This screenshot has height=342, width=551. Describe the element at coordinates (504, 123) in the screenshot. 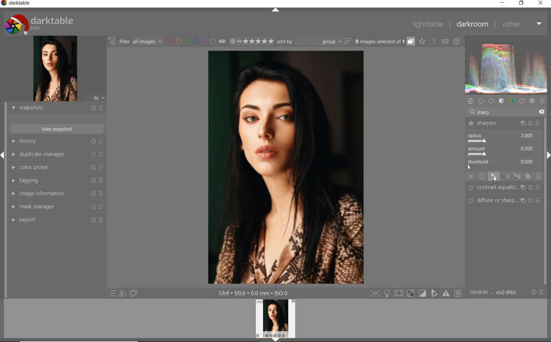

I see `sharpen` at that location.